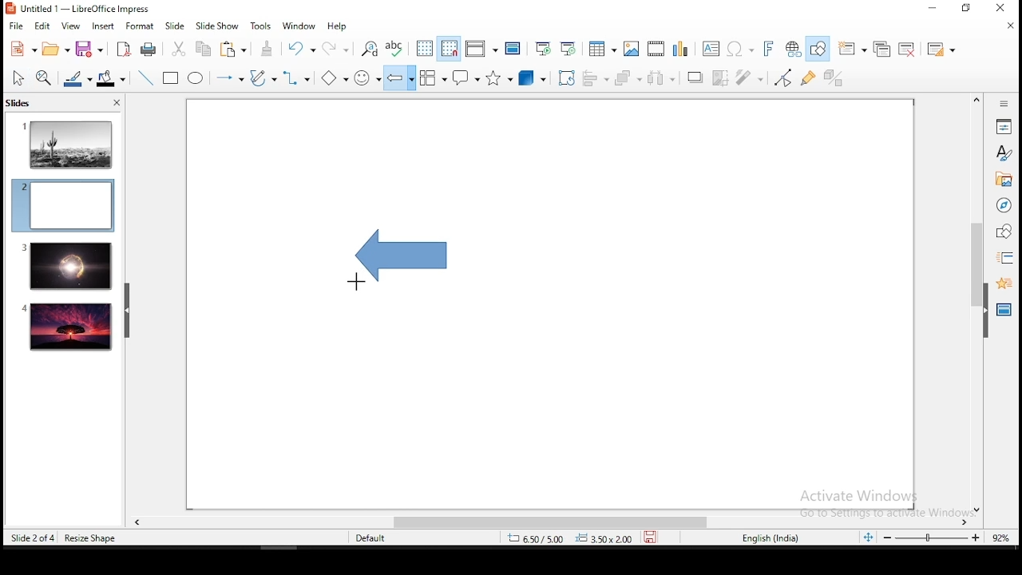 This screenshot has height=575, width=1022. Describe the element at coordinates (1004, 153) in the screenshot. I see `styles` at that location.